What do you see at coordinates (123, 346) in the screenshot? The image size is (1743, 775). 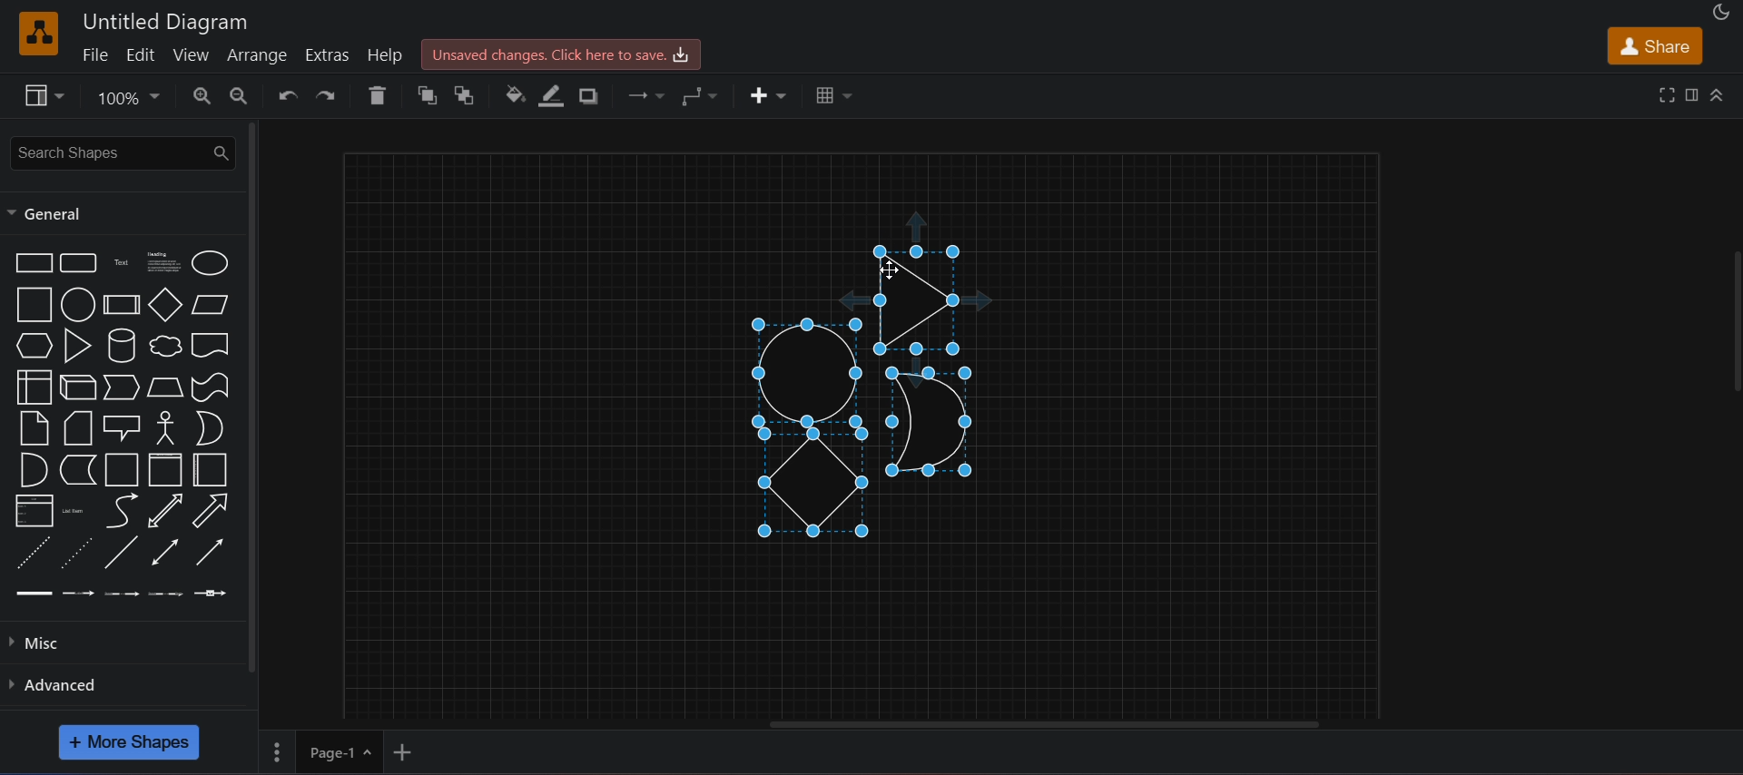 I see `cylinder` at bounding box center [123, 346].